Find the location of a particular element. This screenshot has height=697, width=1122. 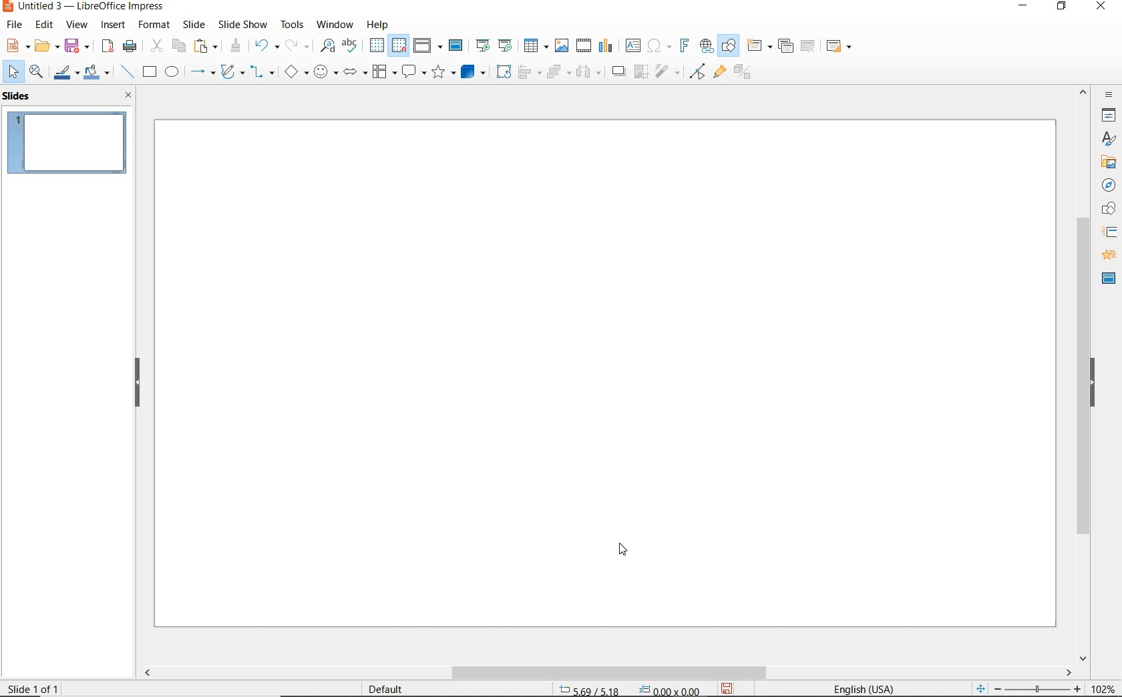

ALIGN OBJECTS is located at coordinates (526, 72).